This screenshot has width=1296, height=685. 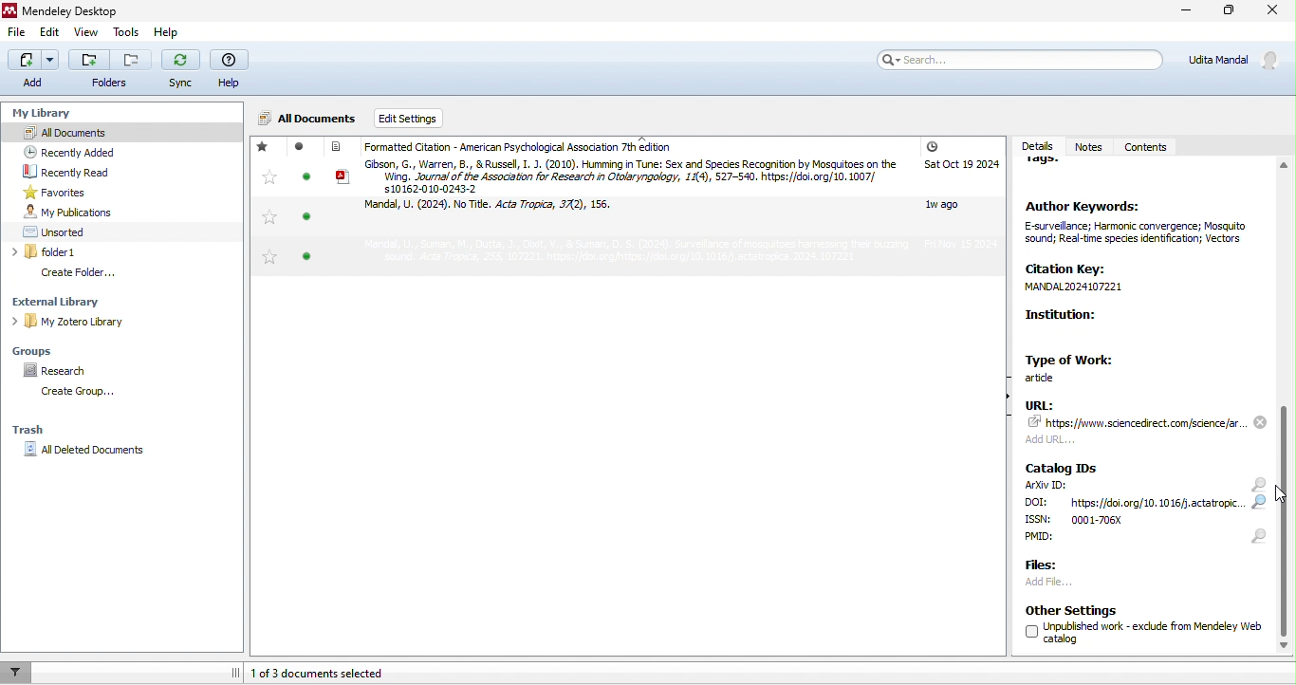 I want to click on my library, so click(x=39, y=109).